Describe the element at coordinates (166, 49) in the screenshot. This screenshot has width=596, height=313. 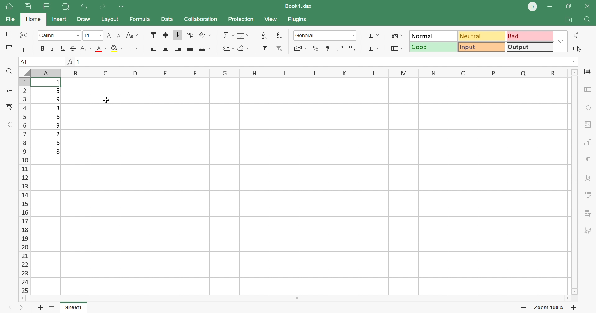
I see `Align center` at that location.